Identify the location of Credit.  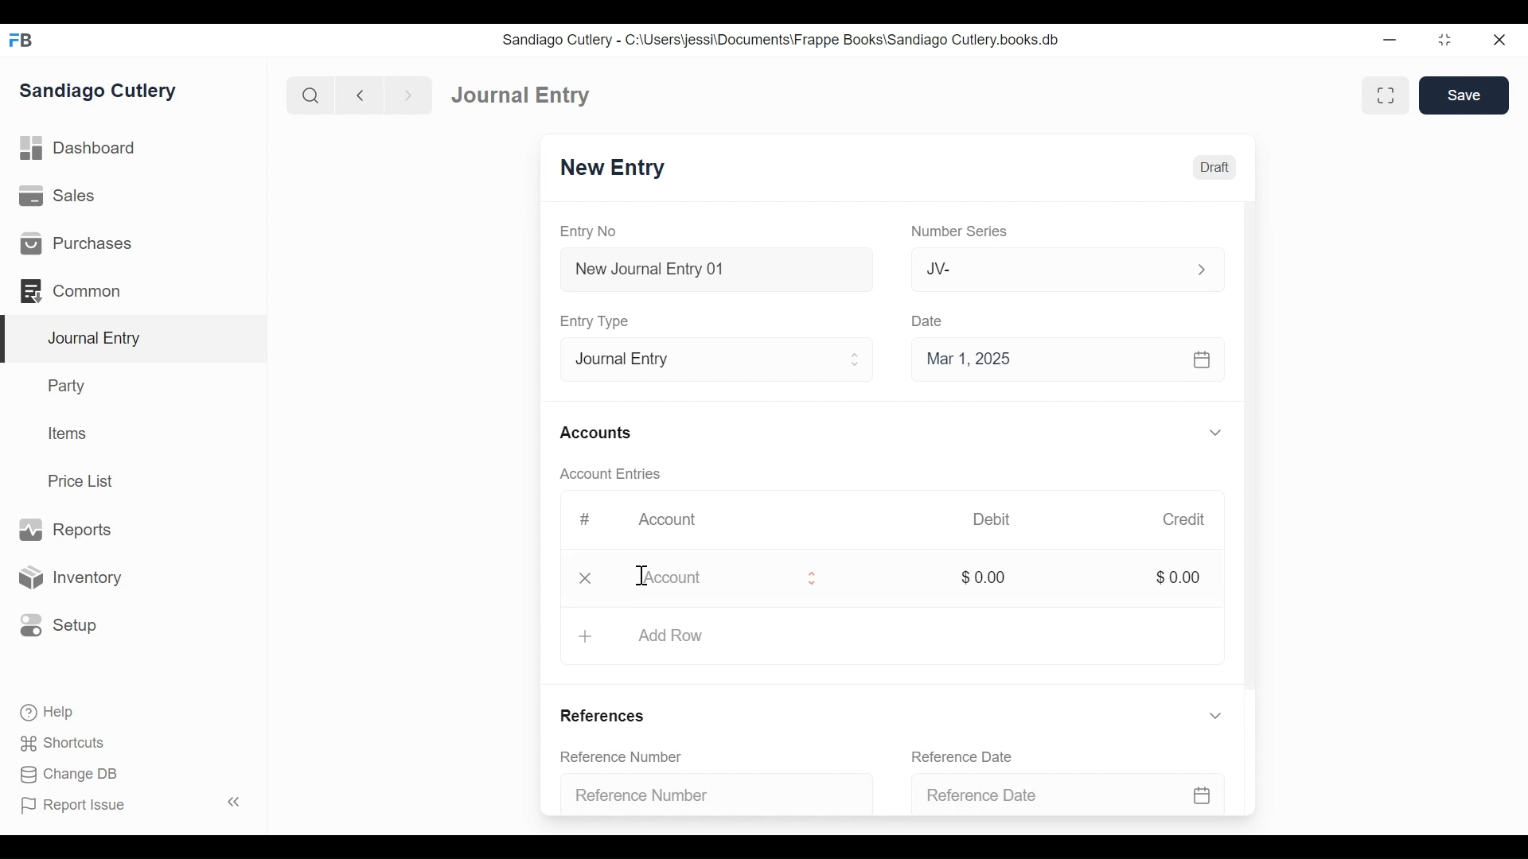
(1184, 519).